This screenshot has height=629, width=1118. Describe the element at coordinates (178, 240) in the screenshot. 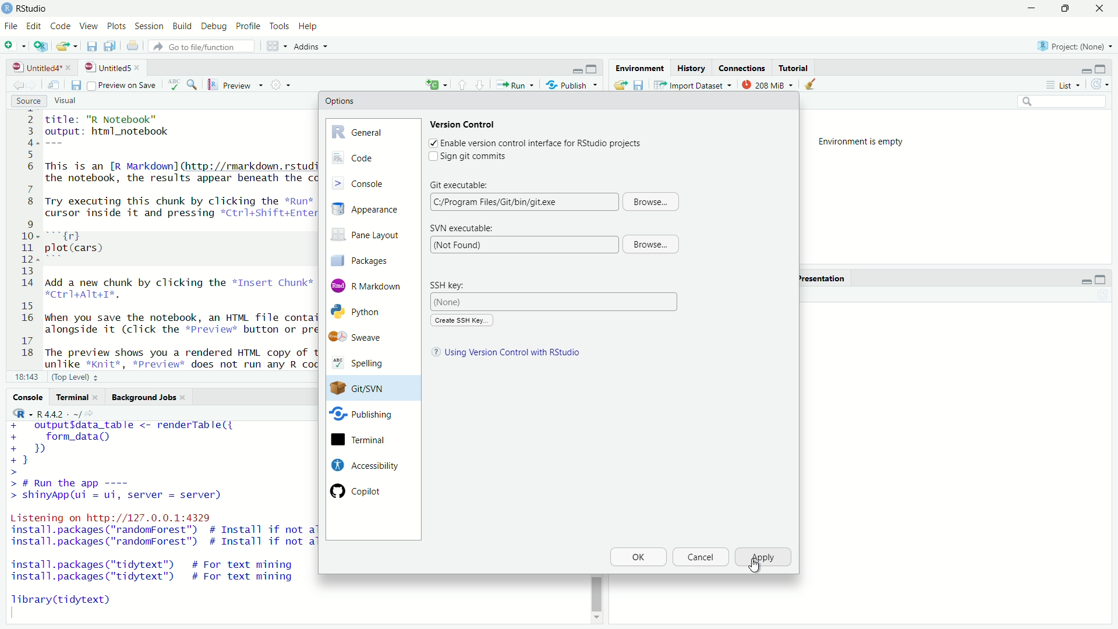

I see `Title: 'R Notebook

output: html_notebook

This is an [R Markdown] (http: //rmarkdown.rstudio.com) Notebook. When you execute code within
the notebook, the results appear beneath the code.

Try executing this chunk by clicking the *Run* button within the chunk or by placing your
cursor inside it and pressing *Ctrl+Shift+Enter.
rd zh
plot(cars)

Add a new chunk by clicking the *Insert Chunk* button on the toolbar or by pressing
HCErT+ATE+I%.

when you save the notebook, an HTML file containing the code and output will be saved
alongside it (click the *Previews button or press *Ctrl+shift+k* to preview the HTML file).
The preview shows you a rendered HTML copy of the contents of the editor. Consequently,
unlike *knit*. *pPreview* does not run anv R code chunks. Instead. the output of the chunk` at that location.